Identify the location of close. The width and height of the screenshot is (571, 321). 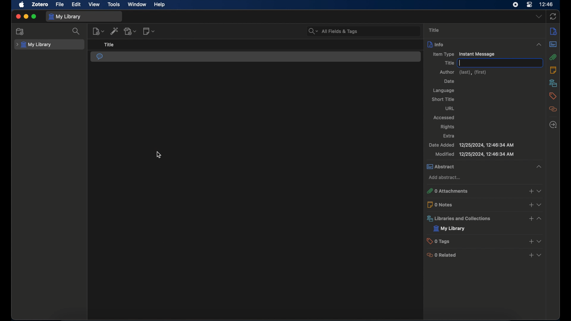
(18, 17).